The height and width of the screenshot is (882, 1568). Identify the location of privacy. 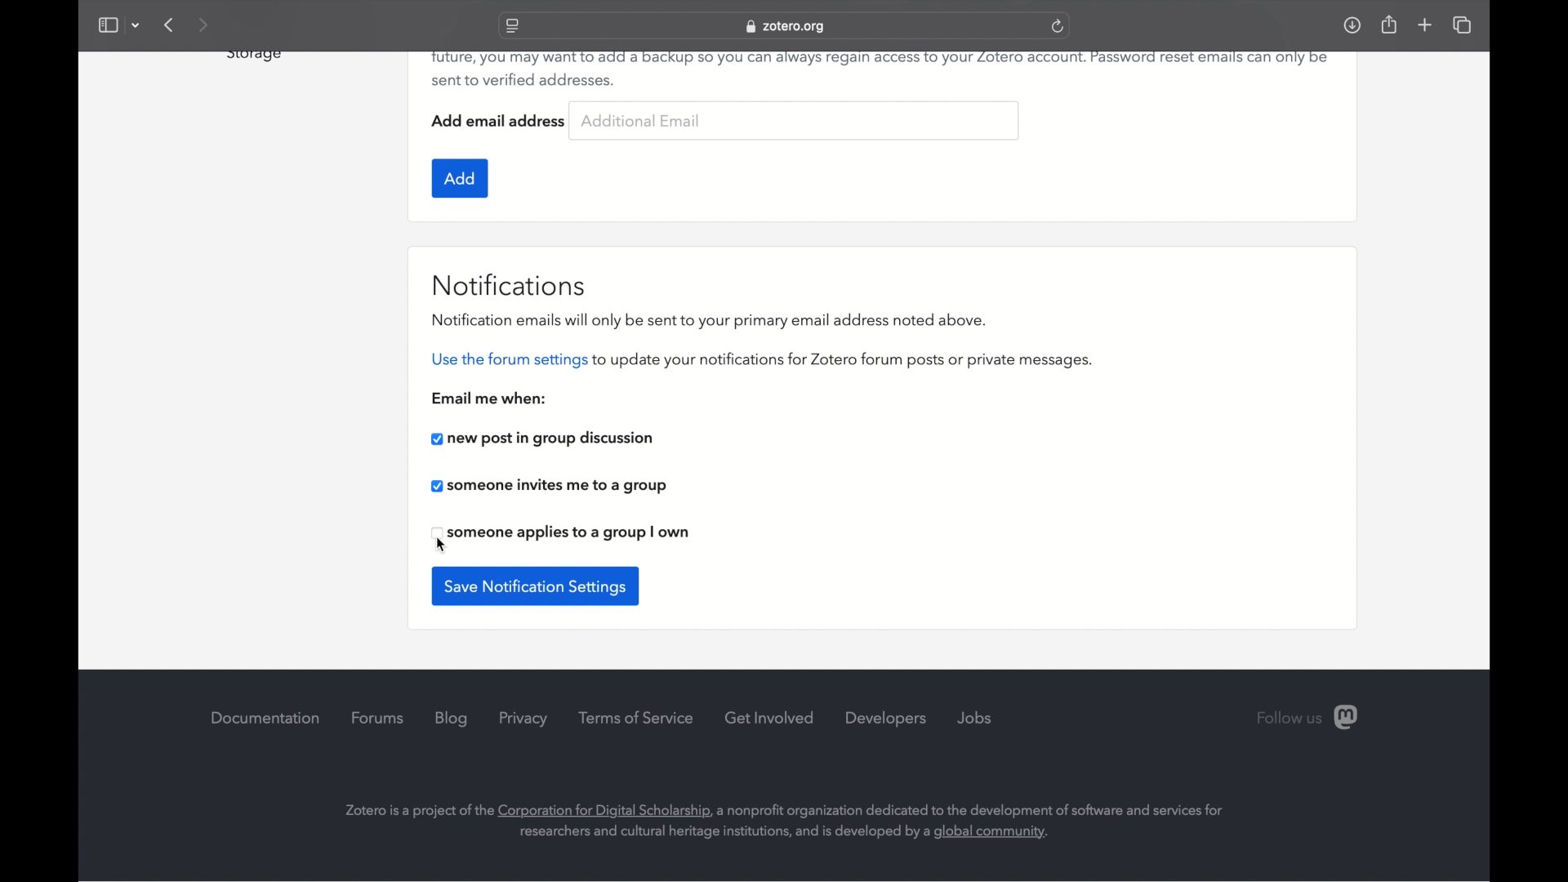
(525, 719).